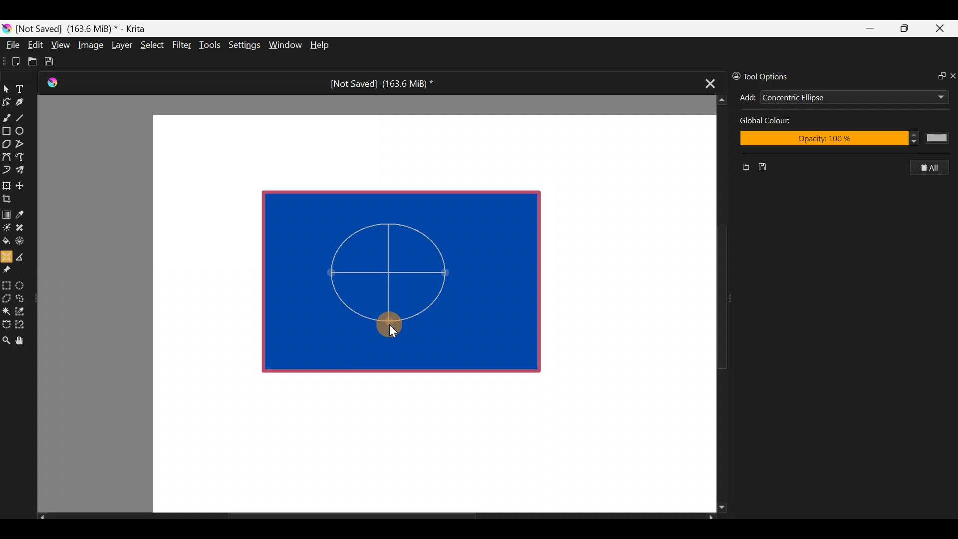 This screenshot has width=958, height=539. I want to click on Settings, so click(245, 47).